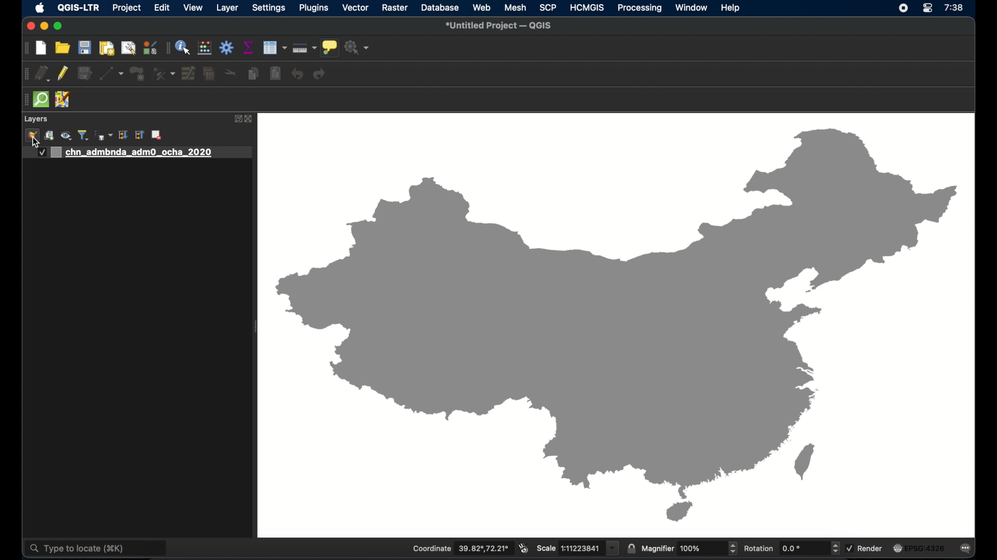 The image size is (997, 560). Describe the element at coordinates (226, 48) in the screenshot. I see `toolbox` at that location.